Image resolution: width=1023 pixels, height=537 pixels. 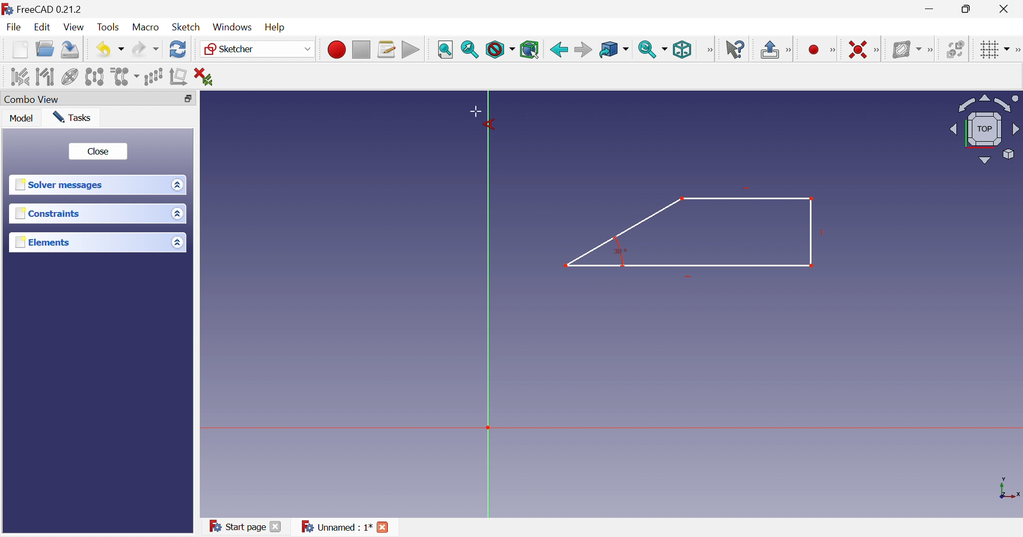 What do you see at coordinates (361, 48) in the screenshot?
I see `Stop macro recording` at bounding box center [361, 48].